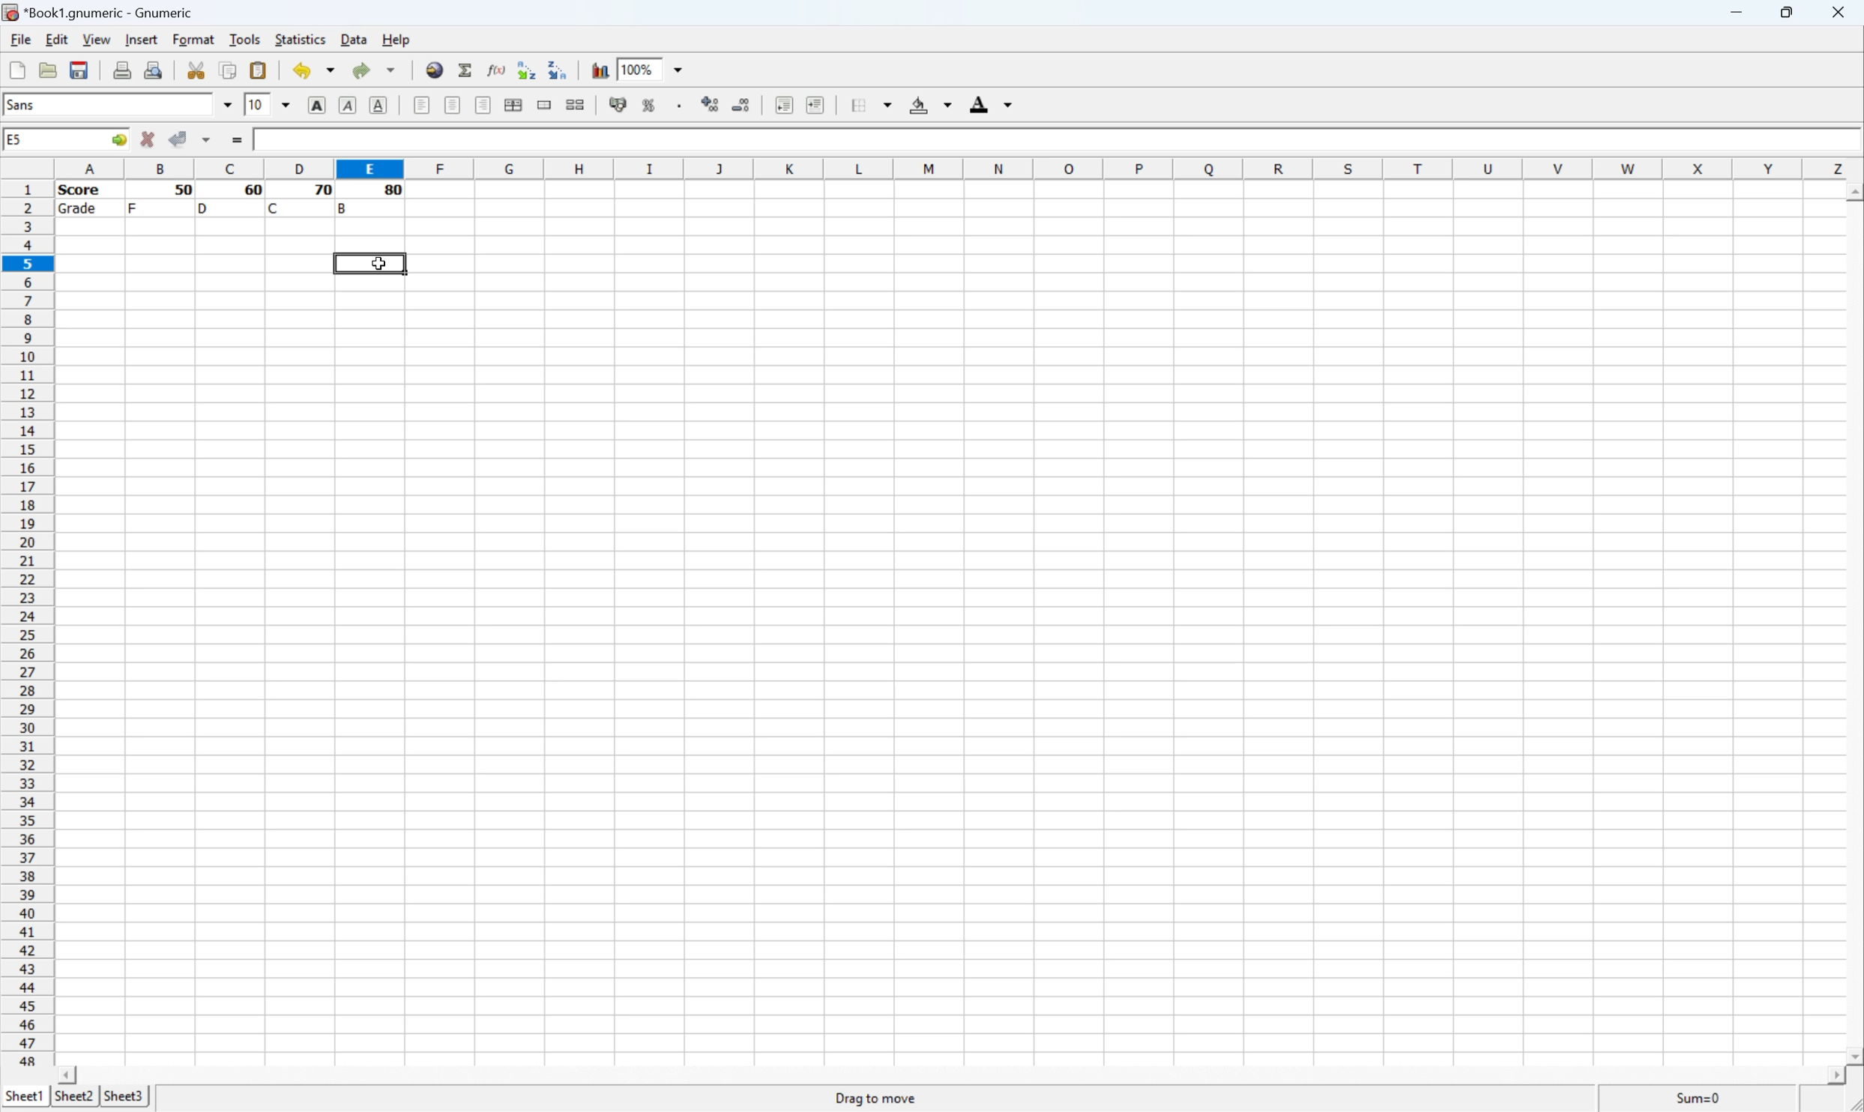 The image size is (1864, 1112). What do you see at coordinates (117, 139) in the screenshot?
I see `Go to` at bounding box center [117, 139].